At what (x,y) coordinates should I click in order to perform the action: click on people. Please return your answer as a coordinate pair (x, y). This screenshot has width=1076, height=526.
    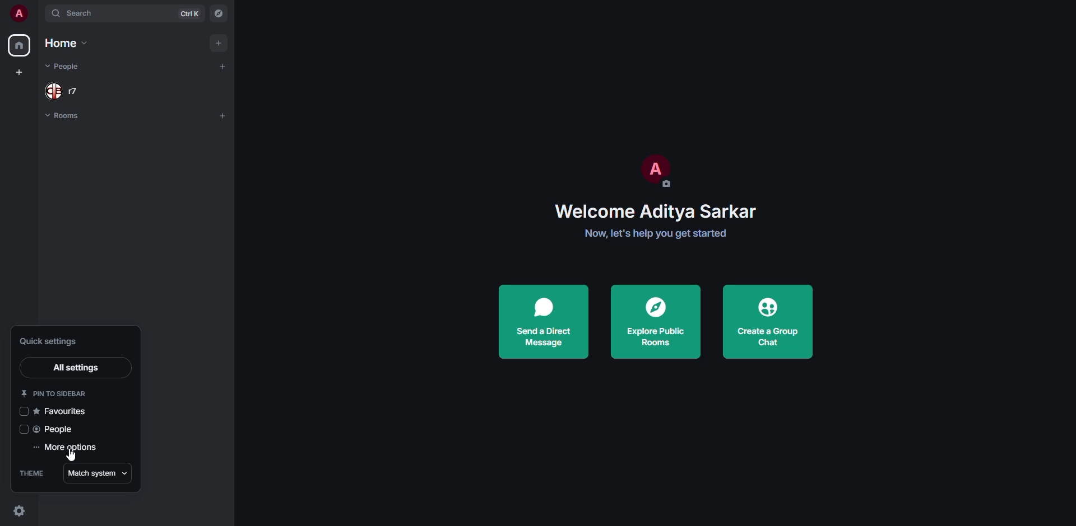
    Looking at the image, I should click on (63, 67).